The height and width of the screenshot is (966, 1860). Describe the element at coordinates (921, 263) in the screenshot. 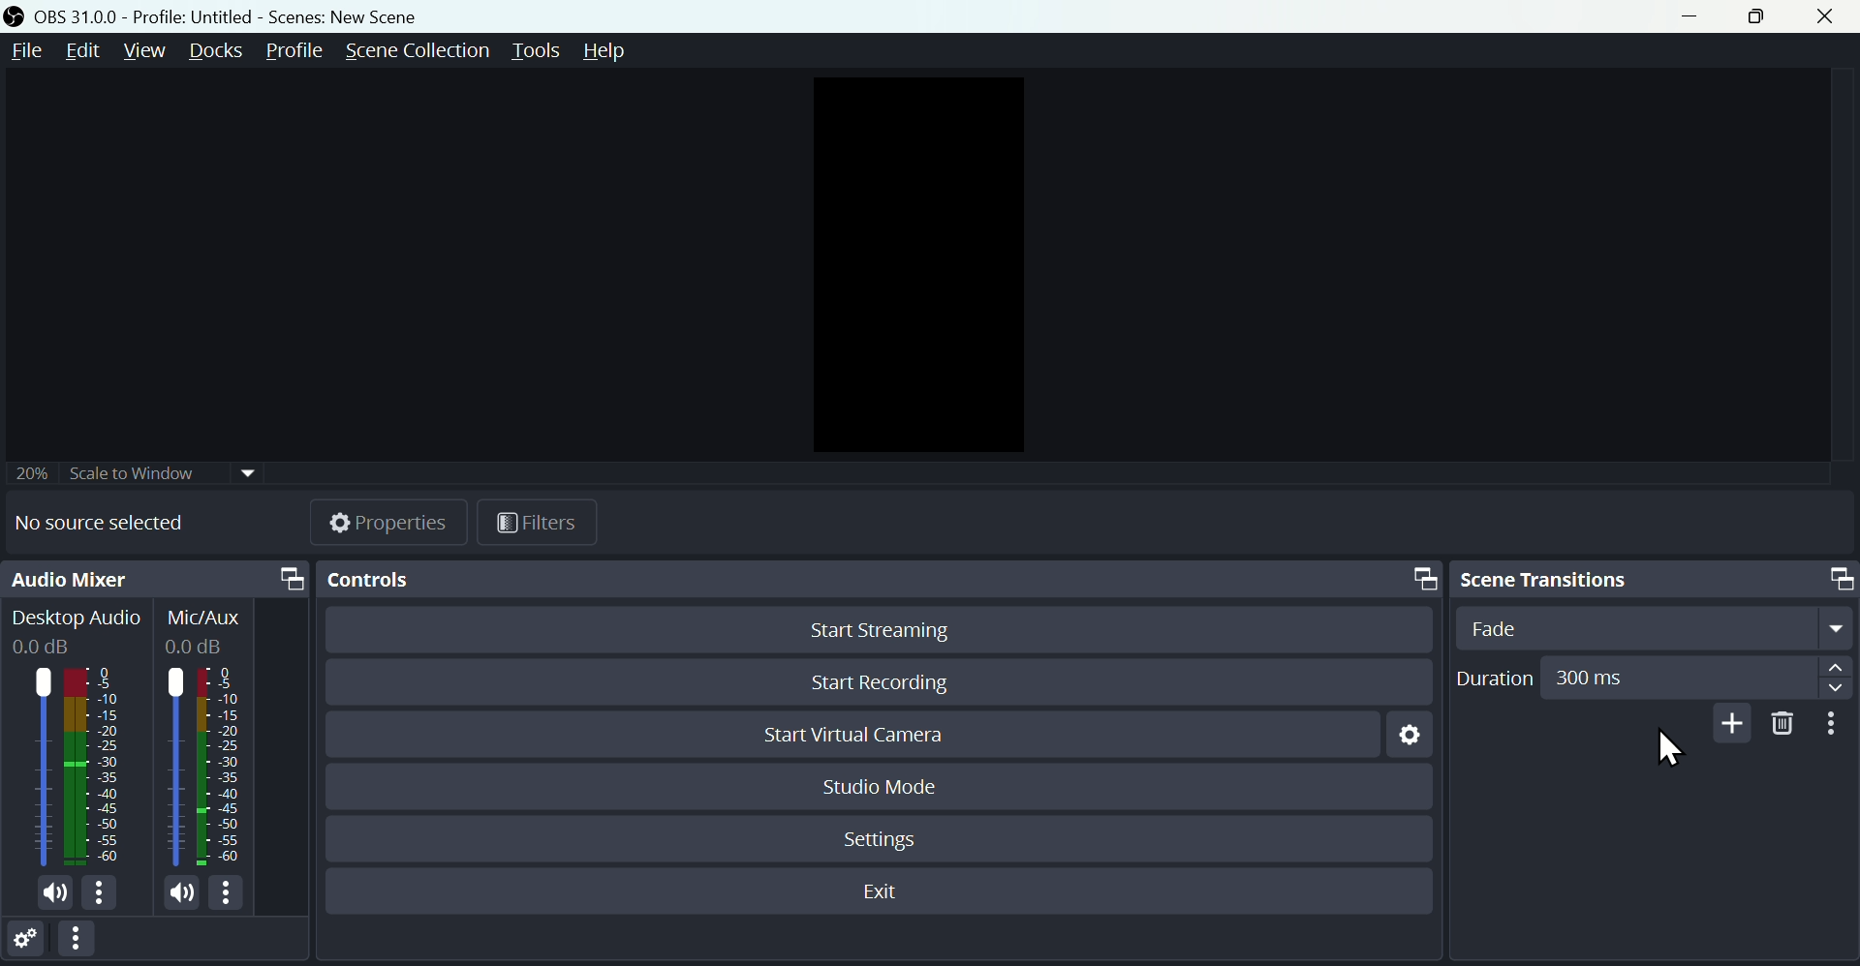

I see `Preview` at that location.